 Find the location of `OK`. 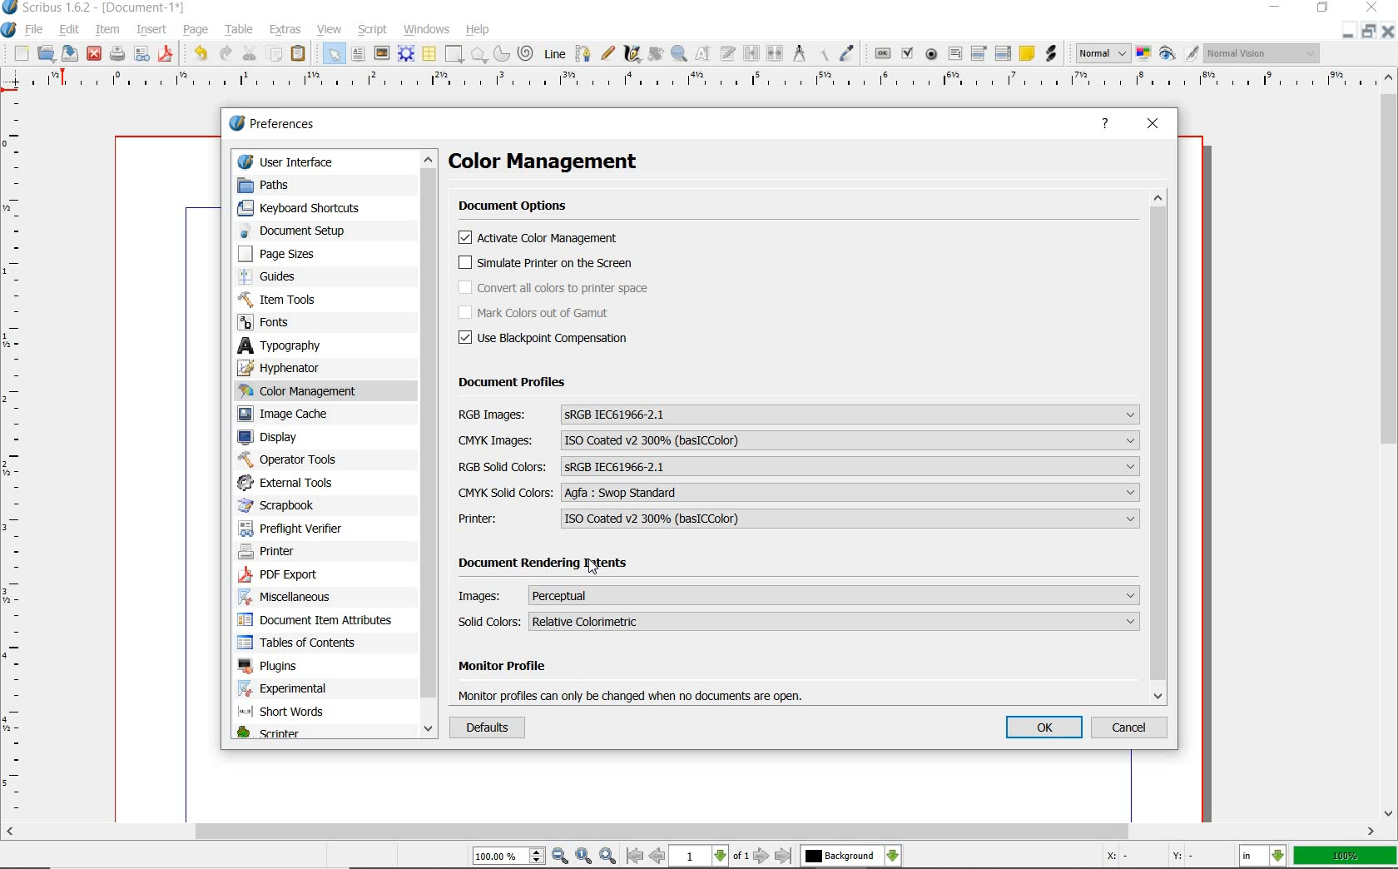

OK is located at coordinates (1045, 728).